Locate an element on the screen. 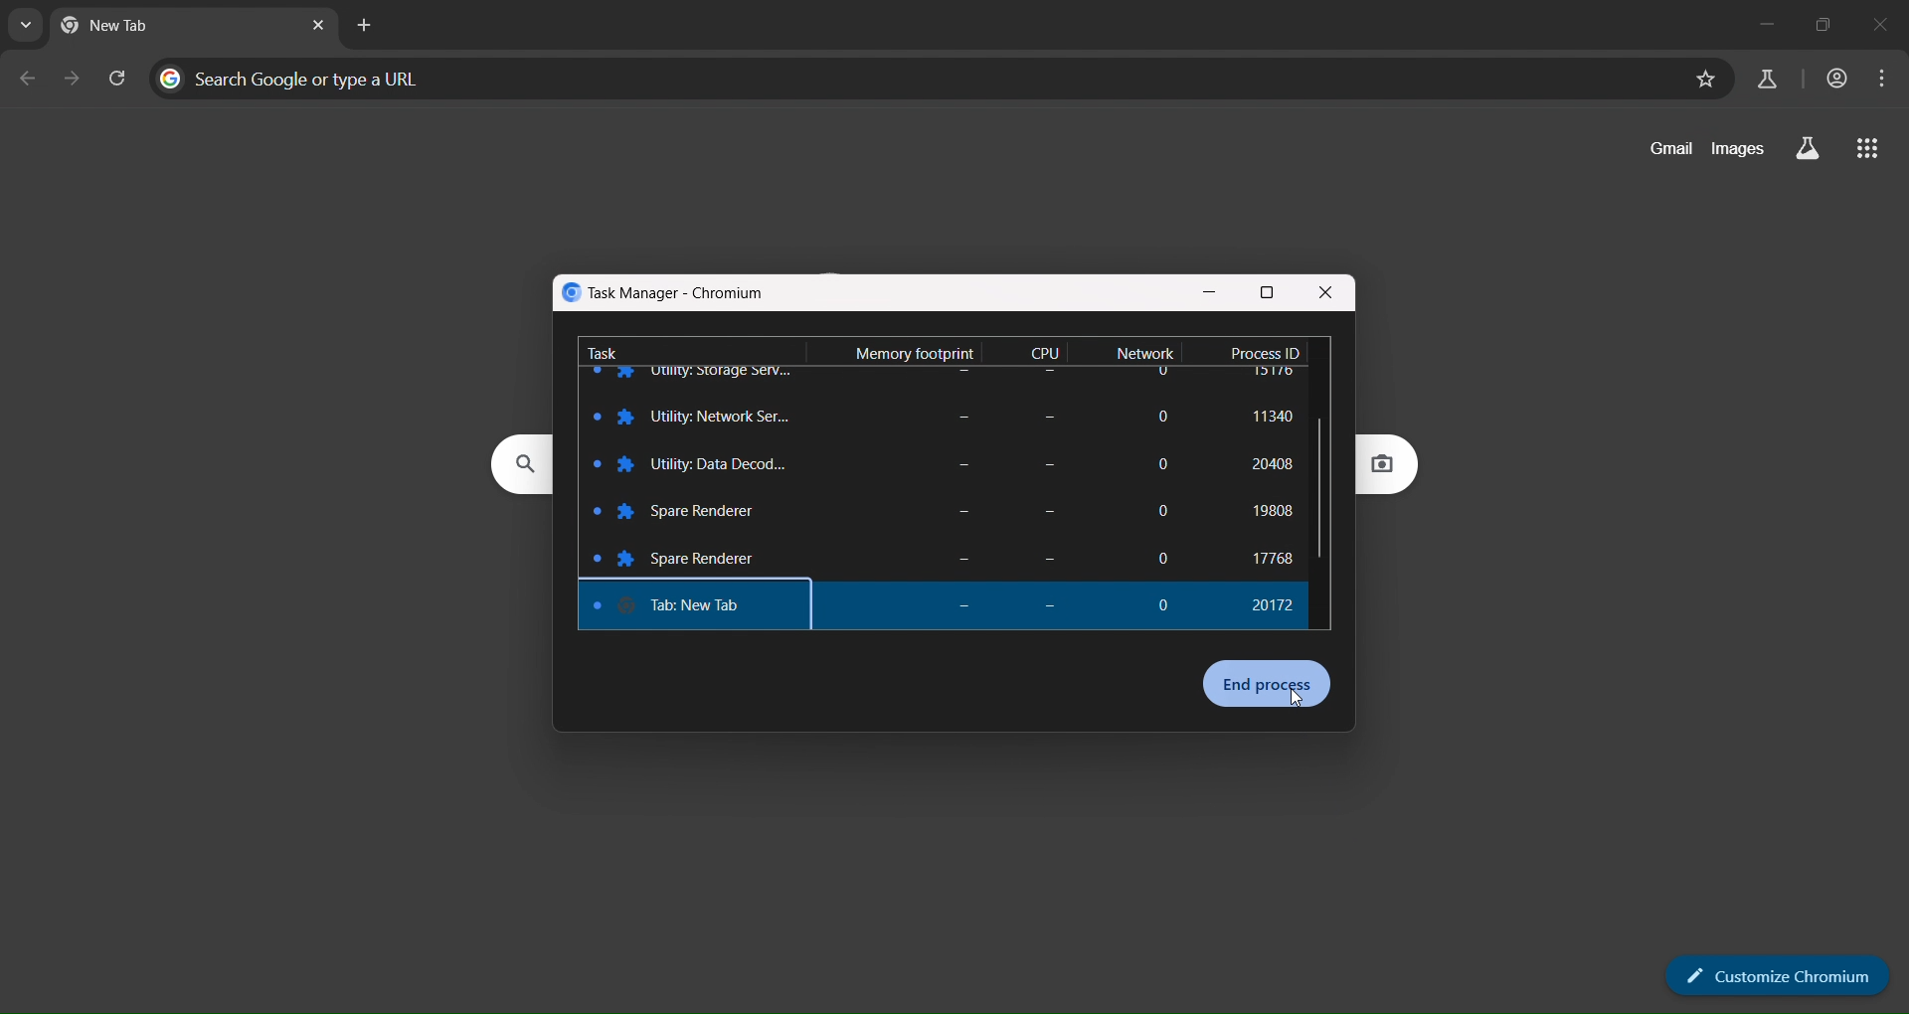 The width and height of the screenshot is (1909, 1014). no is located at coordinates (1048, 413).